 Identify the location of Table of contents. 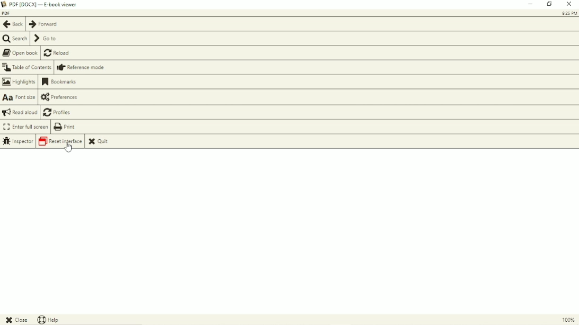
(27, 67).